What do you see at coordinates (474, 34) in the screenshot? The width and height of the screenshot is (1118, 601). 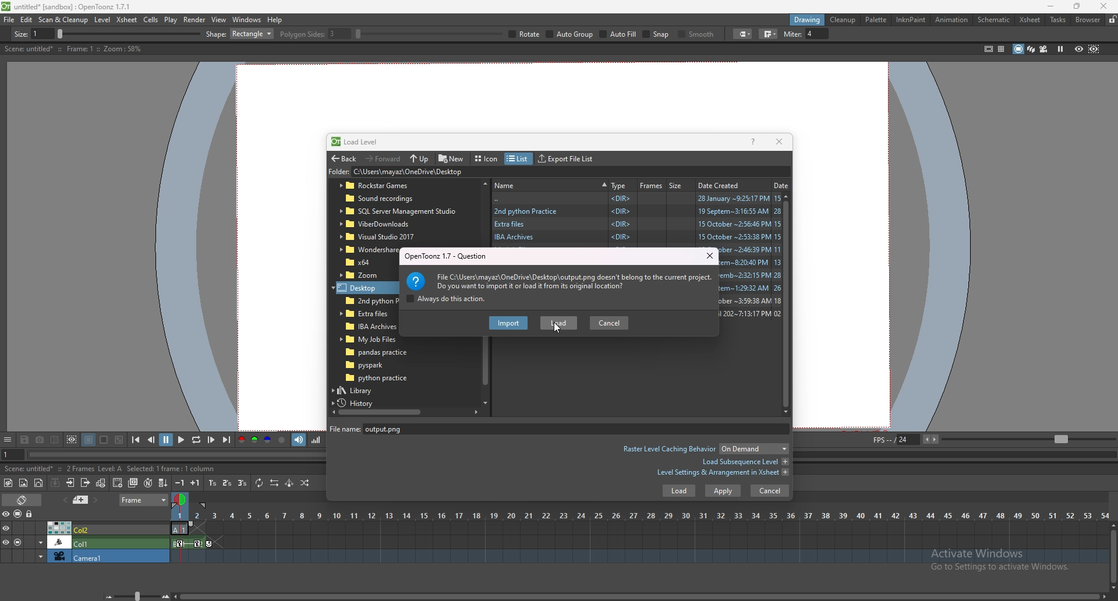 I see `shape` at bounding box center [474, 34].